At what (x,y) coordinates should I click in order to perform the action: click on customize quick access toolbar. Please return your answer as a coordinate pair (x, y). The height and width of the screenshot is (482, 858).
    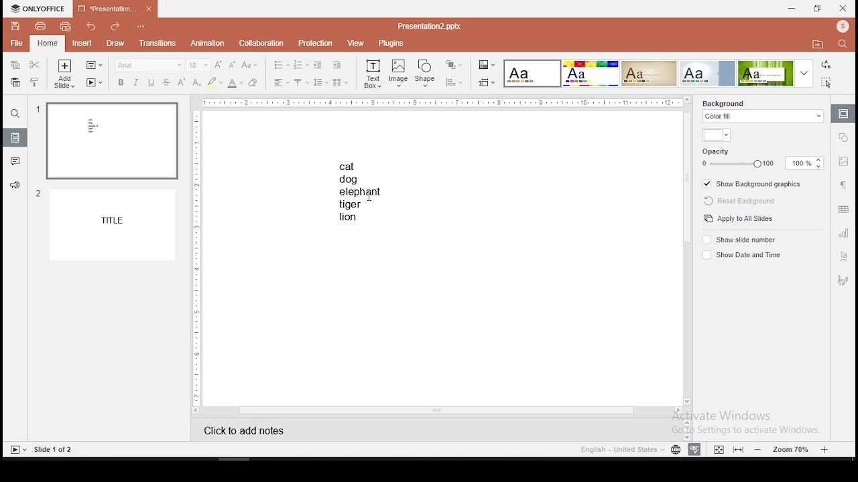
    Looking at the image, I should click on (145, 26).